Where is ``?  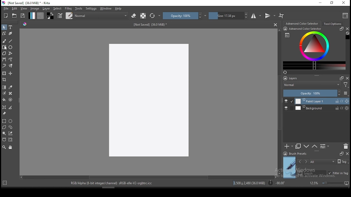
 is located at coordinates (270, 15).